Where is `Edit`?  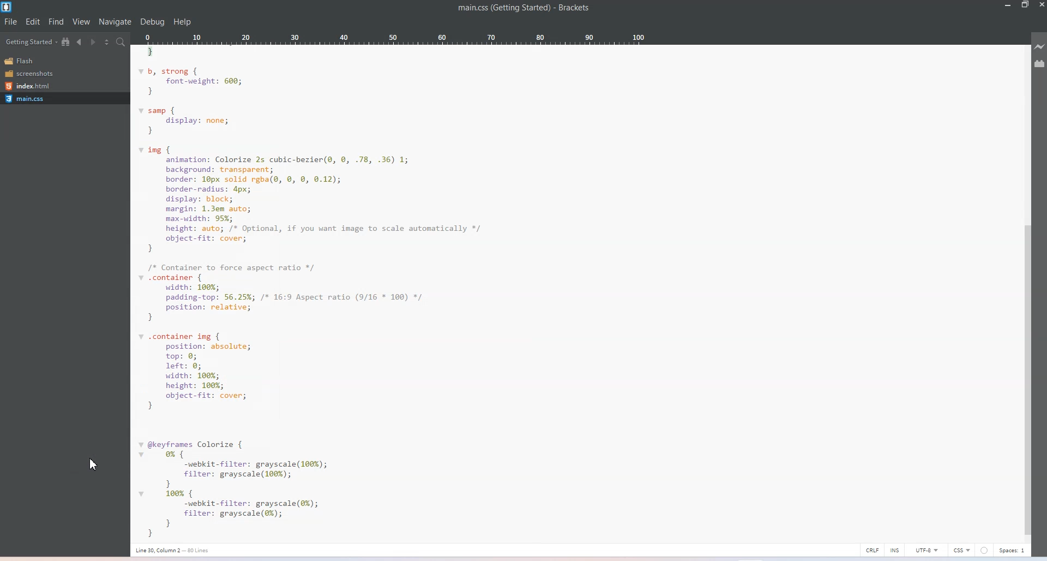 Edit is located at coordinates (33, 22).